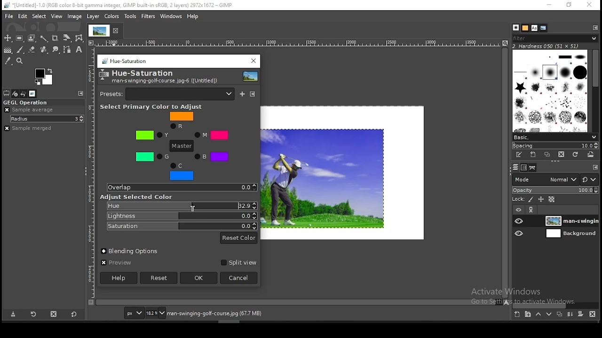 Image resolution: width=602 pixels, height=338 pixels. I want to click on paths, so click(534, 168).